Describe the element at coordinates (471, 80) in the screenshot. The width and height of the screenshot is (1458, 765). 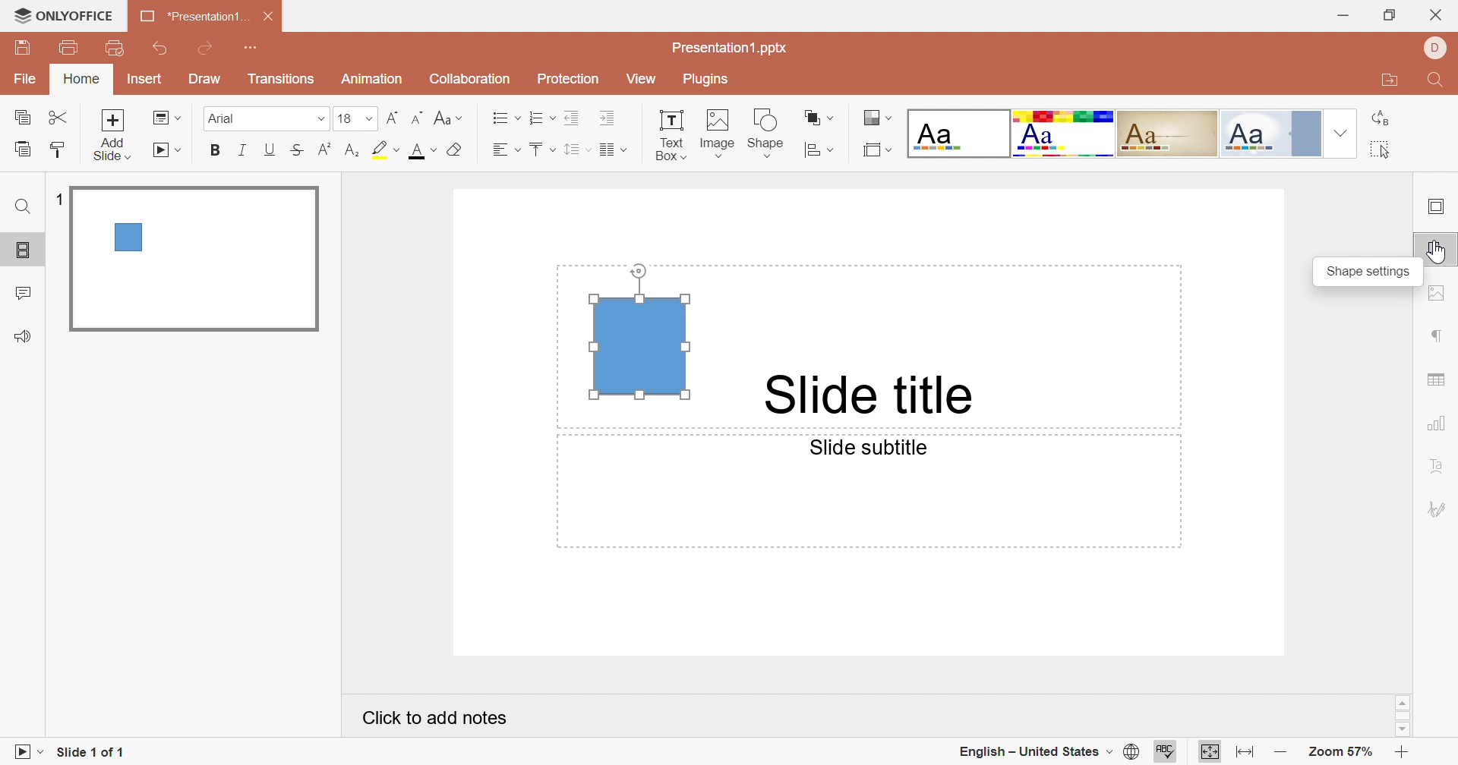
I see `Collaboration` at that location.